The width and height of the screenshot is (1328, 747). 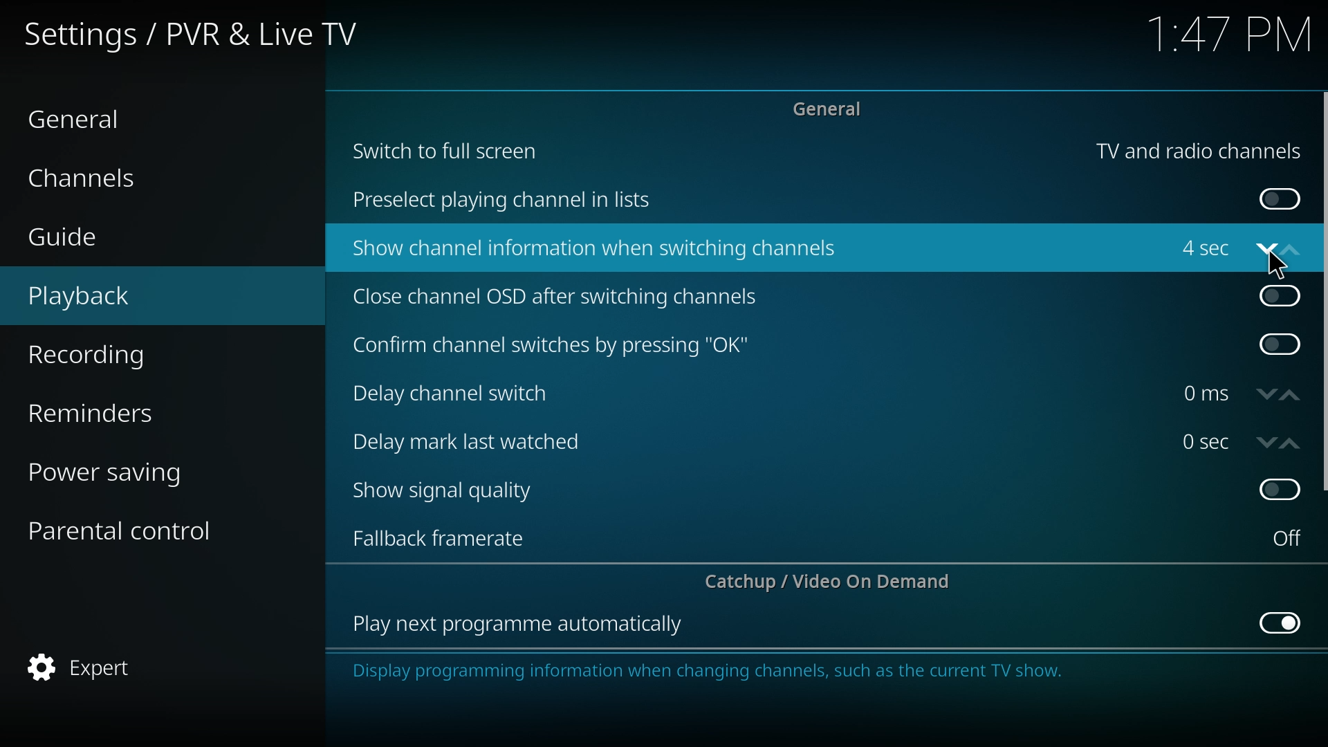 I want to click on power saving, so click(x=127, y=470).